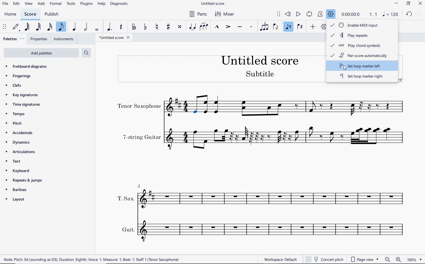 The width and height of the screenshot is (425, 264). I want to click on REPEATS & JUMPS, so click(25, 181).